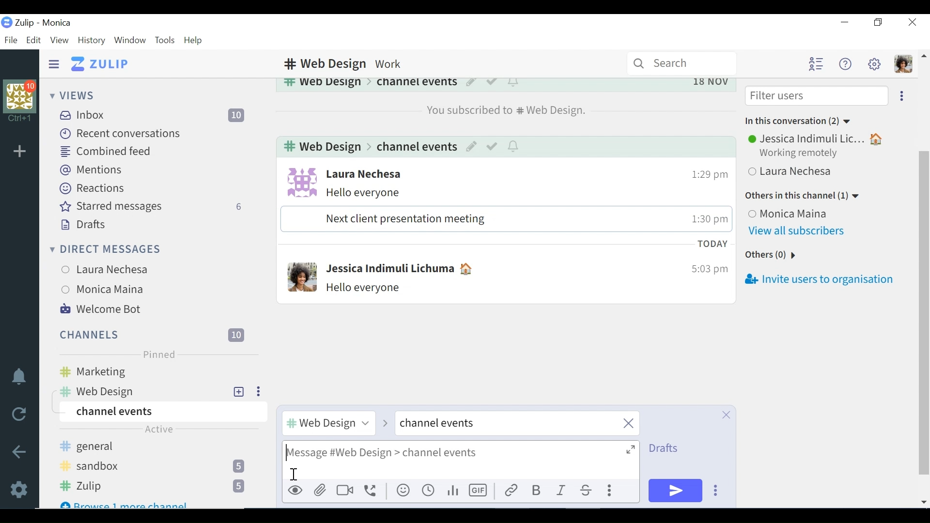  What do you see at coordinates (321, 490) in the screenshot?
I see `Upload file` at bounding box center [321, 490].